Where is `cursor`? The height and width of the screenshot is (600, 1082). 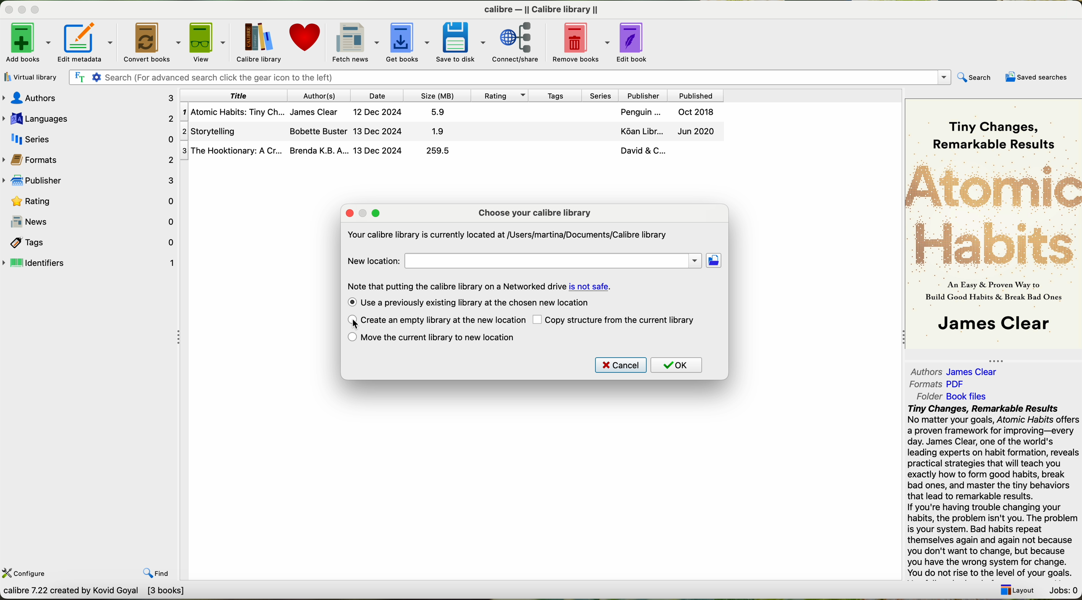 cursor is located at coordinates (354, 321).